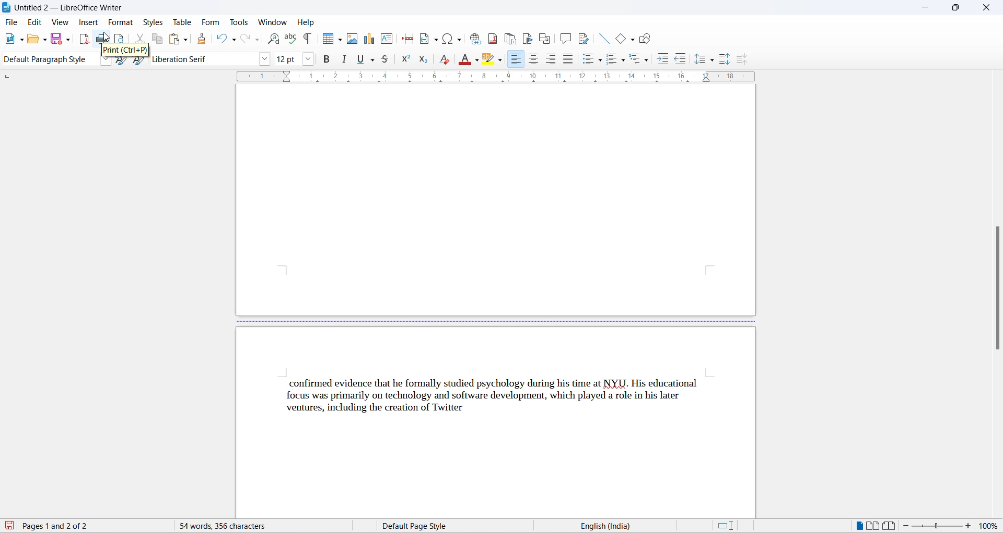 The image size is (1003, 533). What do you see at coordinates (371, 39) in the screenshot?
I see `insert chart` at bounding box center [371, 39].